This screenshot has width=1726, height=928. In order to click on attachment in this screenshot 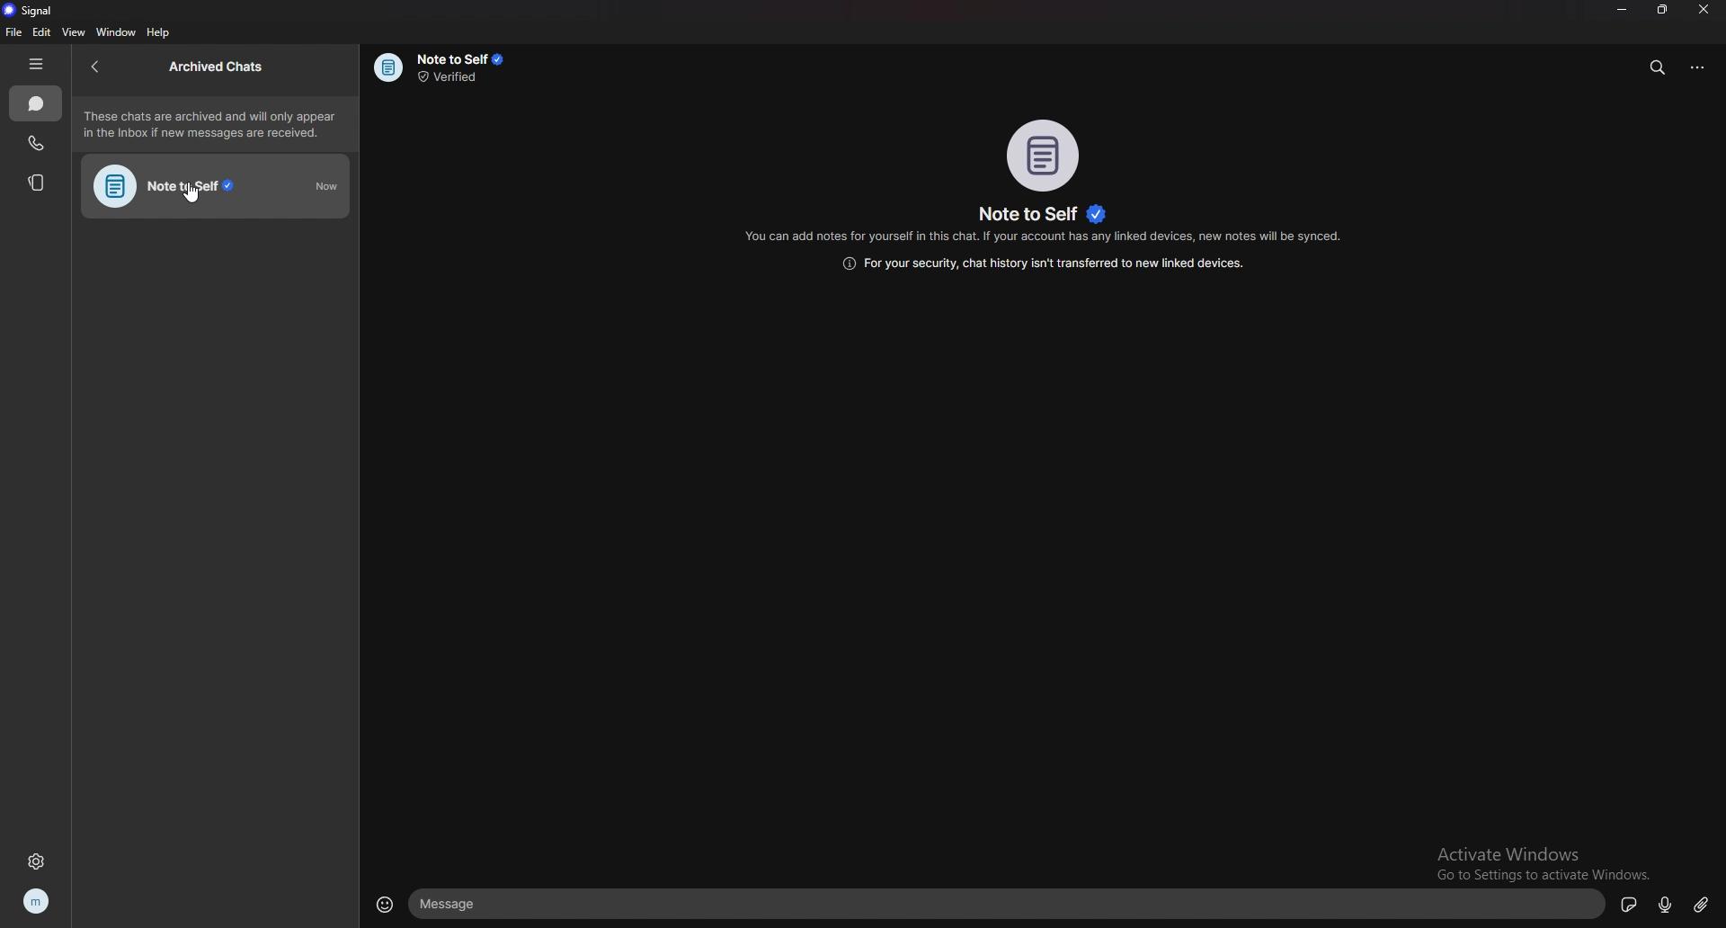, I will do `click(1701, 904)`.